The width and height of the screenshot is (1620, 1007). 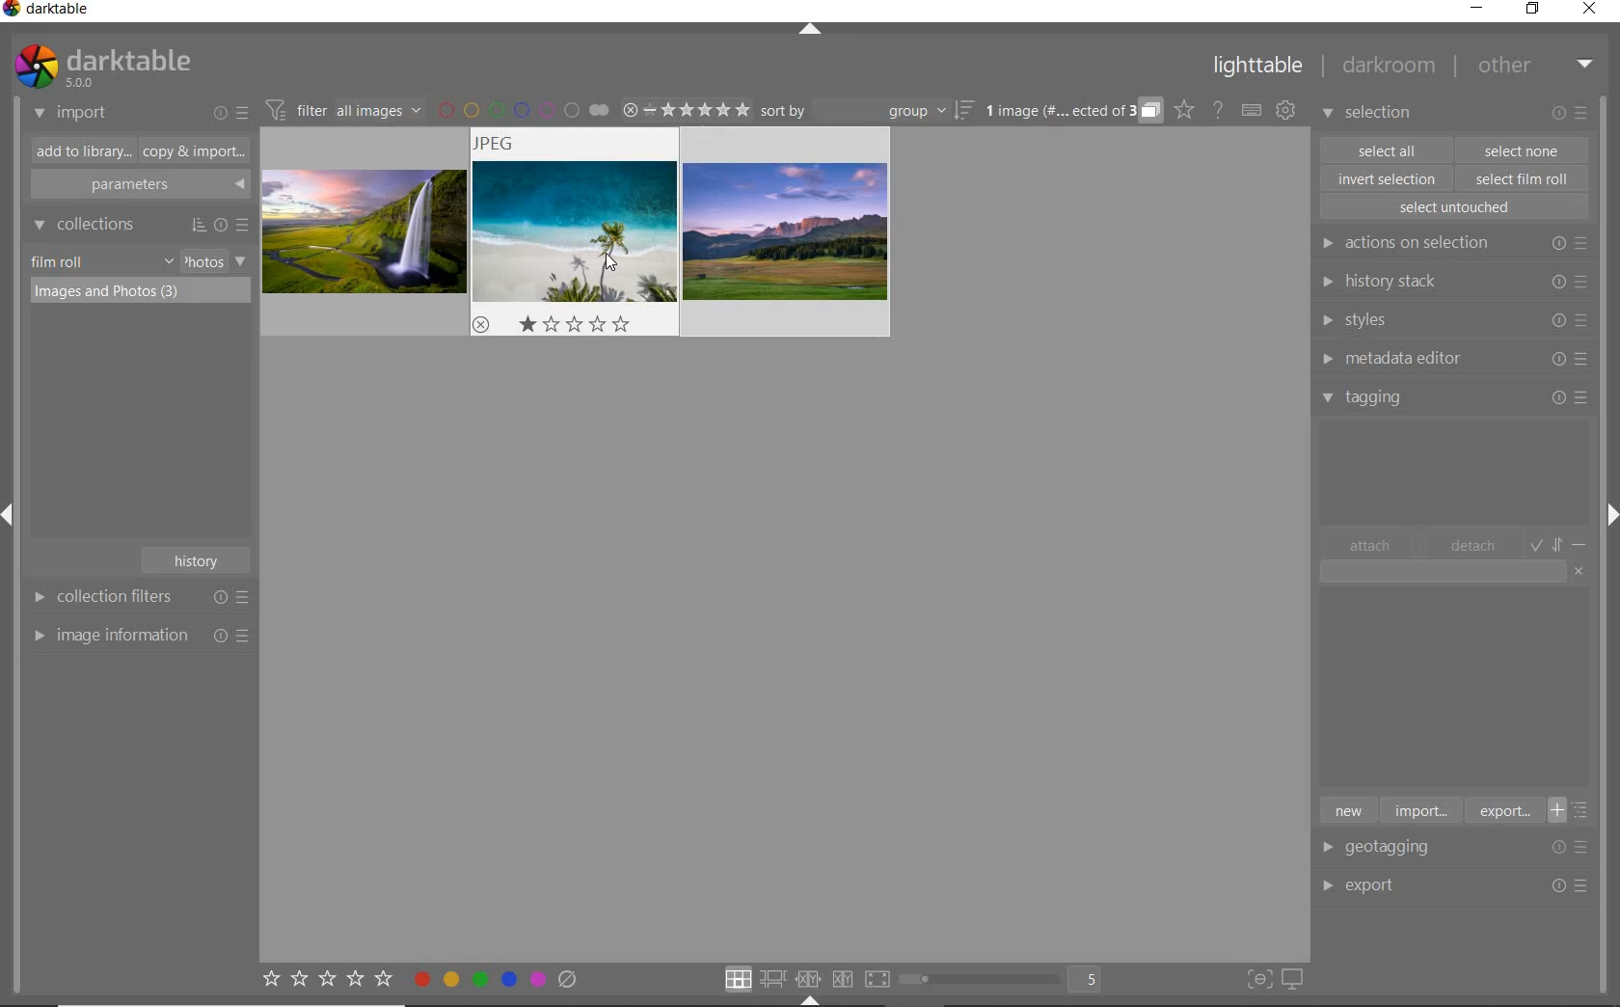 What do you see at coordinates (326, 982) in the screenshot?
I see `set star rating for selected images` at bounding box center [326, 982].